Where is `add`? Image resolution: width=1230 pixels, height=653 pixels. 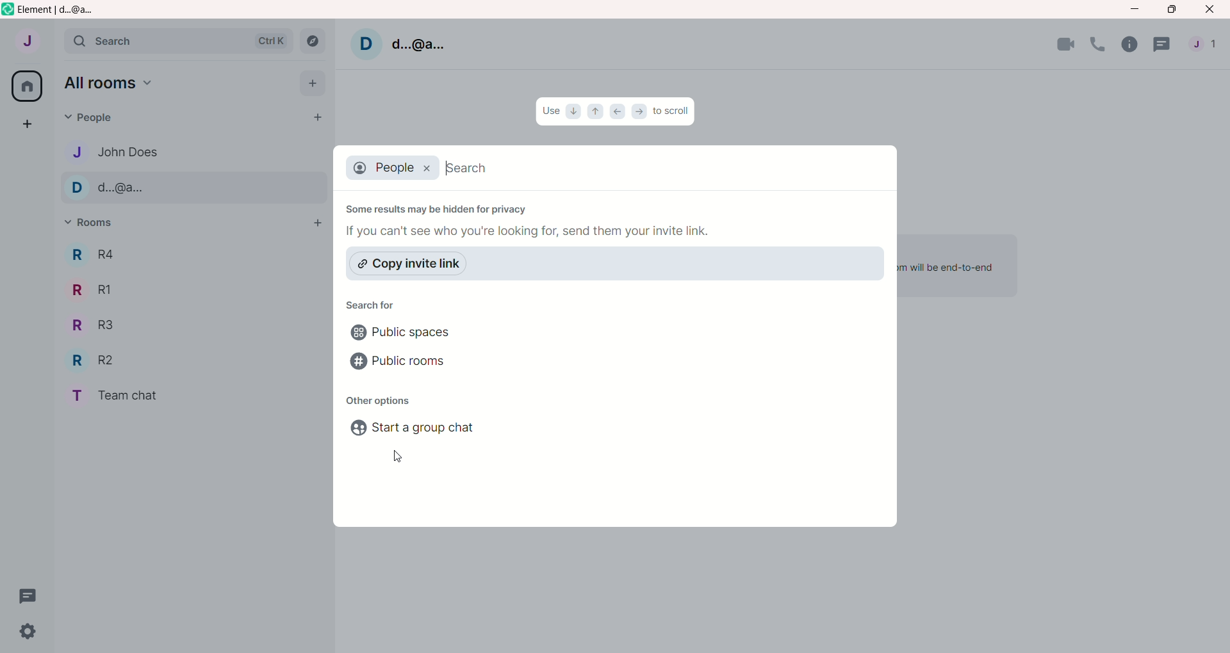
add is located at coordinates (313, 83).